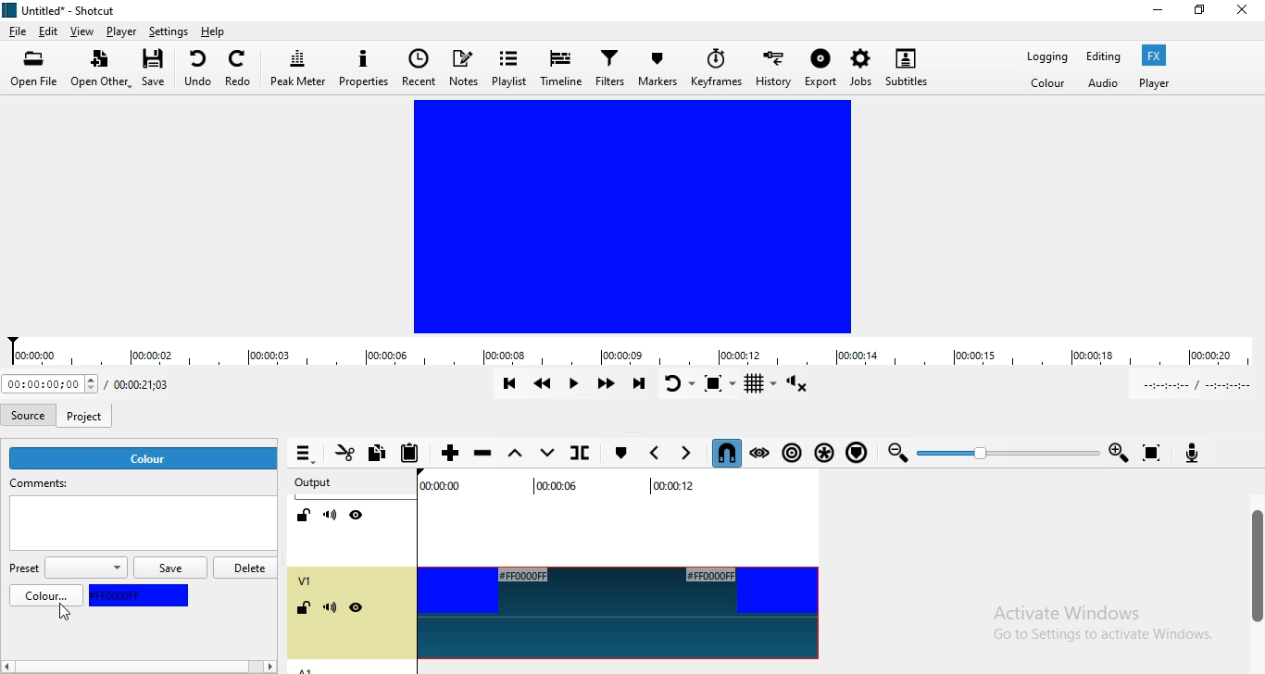 Image resolution: width=1265 pixels, height=674 pixels. Describe the element at coordinates (611, 521) in the screenshot. I see `Video track` at that location.